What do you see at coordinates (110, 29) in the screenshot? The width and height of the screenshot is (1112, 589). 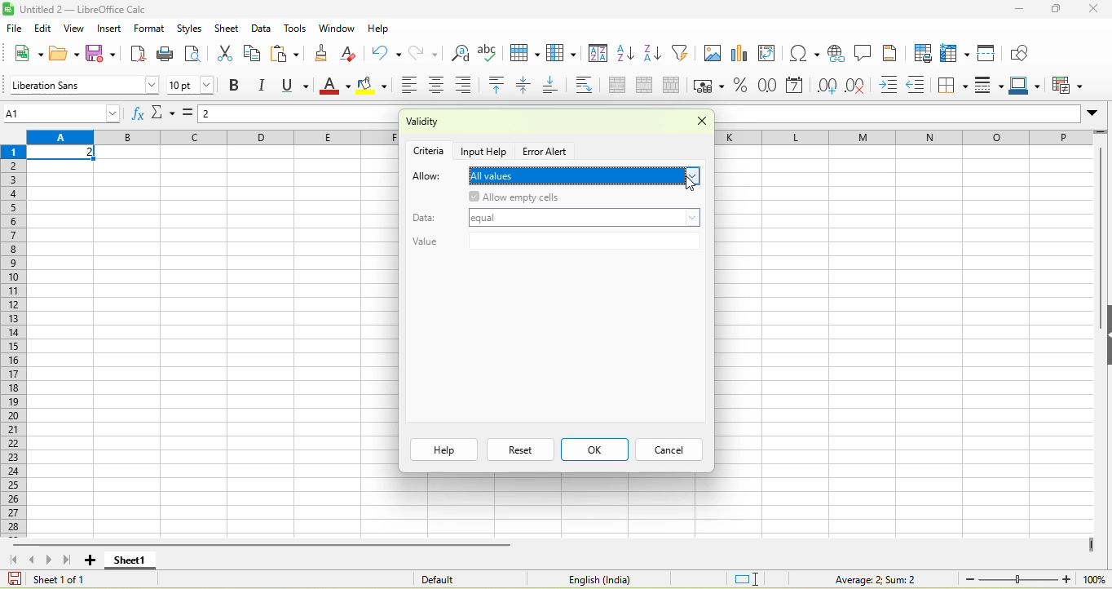 I see `insert` at bounding box center [110, 29].